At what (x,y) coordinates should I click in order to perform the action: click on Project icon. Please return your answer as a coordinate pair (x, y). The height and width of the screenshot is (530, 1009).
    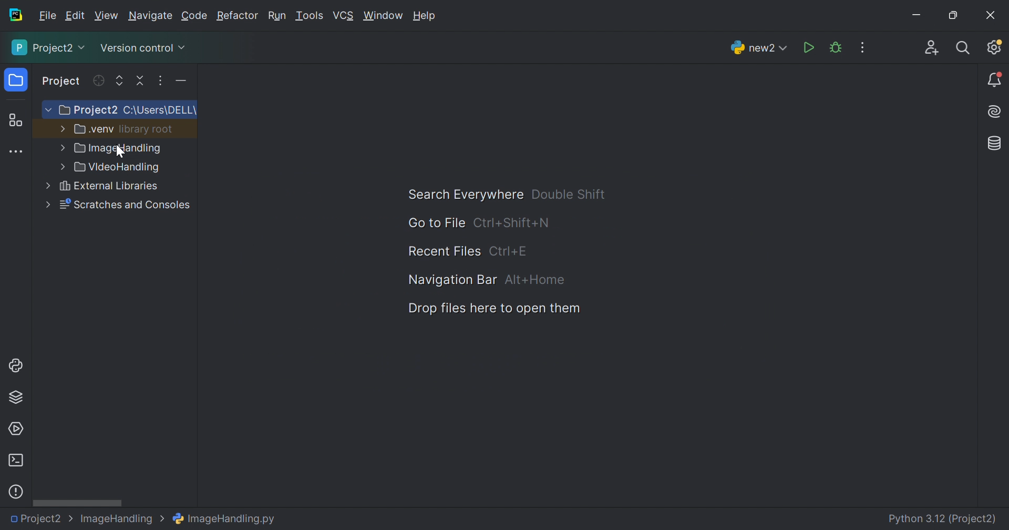
    Looking at the image, I should click on (17, 80).